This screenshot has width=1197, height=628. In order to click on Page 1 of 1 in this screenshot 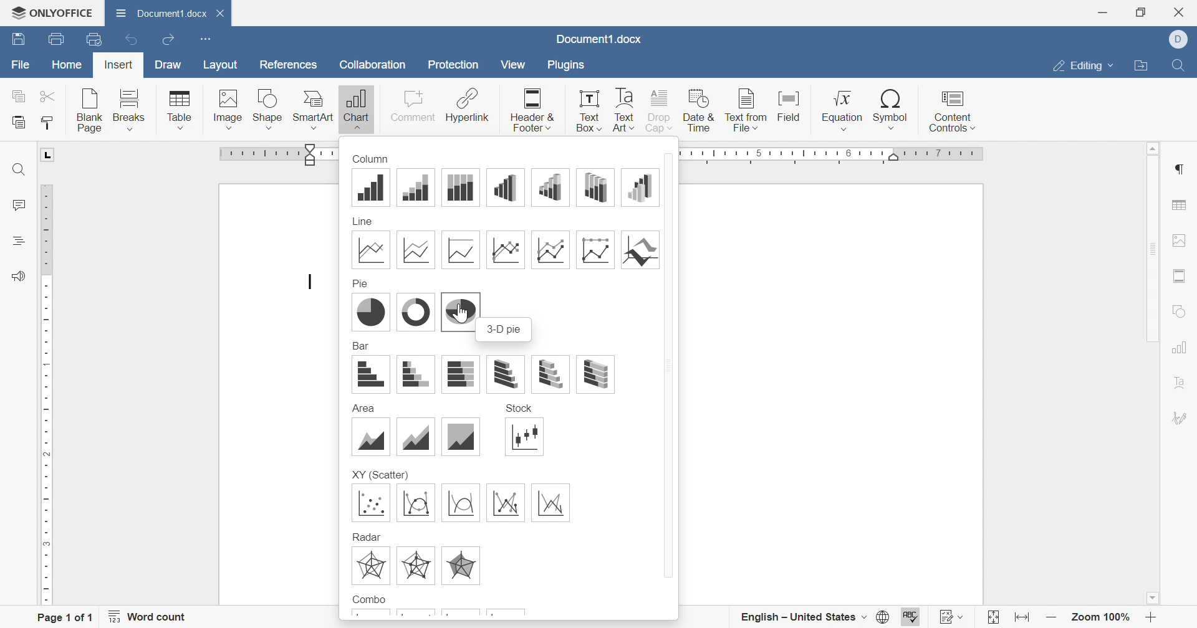, I will do `click(64, 617)`.